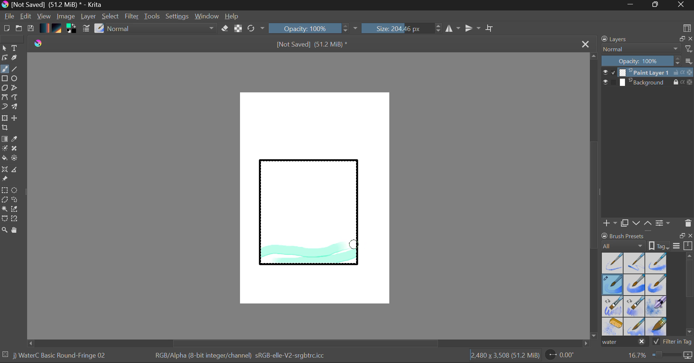  What do you see at coordinates (4, 200) in the screenshot?
I see `Polygon Selection Tool` at bounding box center [4, 200].